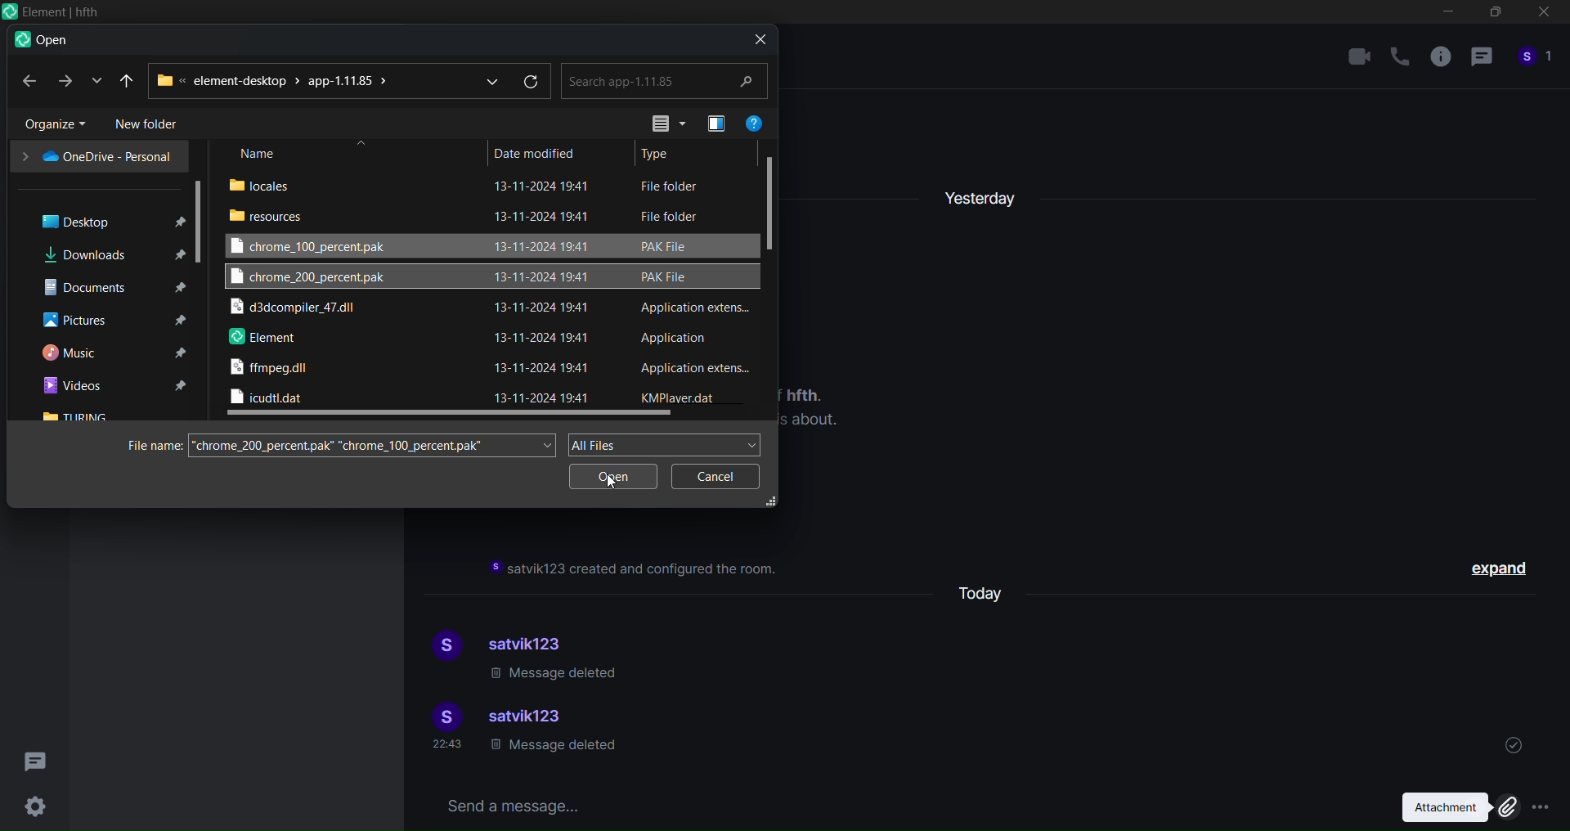 The width and height of the screenshot is (1570, 831). Describe the element at coordinates (102, 219) in the screenshot. I see `desktop` at that location.